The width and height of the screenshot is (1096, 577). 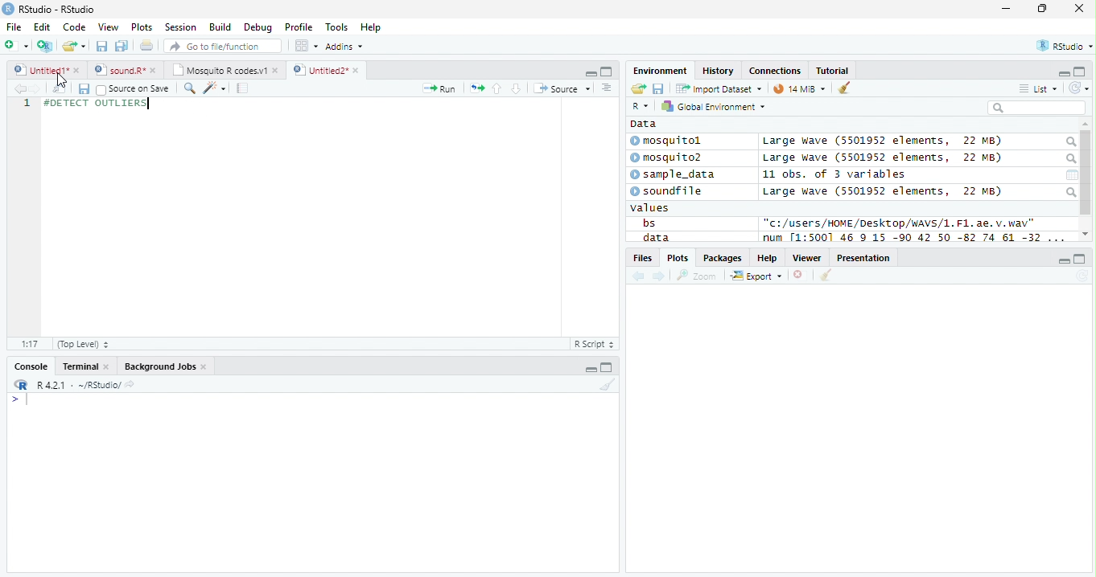 I want to click on Console, so click(x=28, y=366).